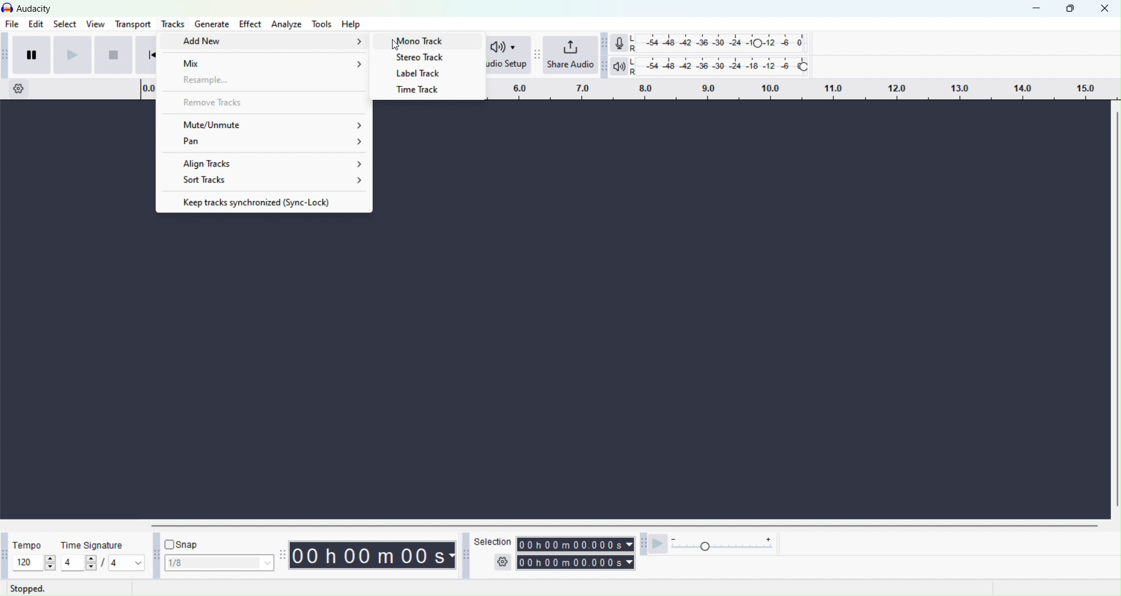  Describe the element at coordinates (28, 546) in the screenshot. I see `Tempo` at that location.